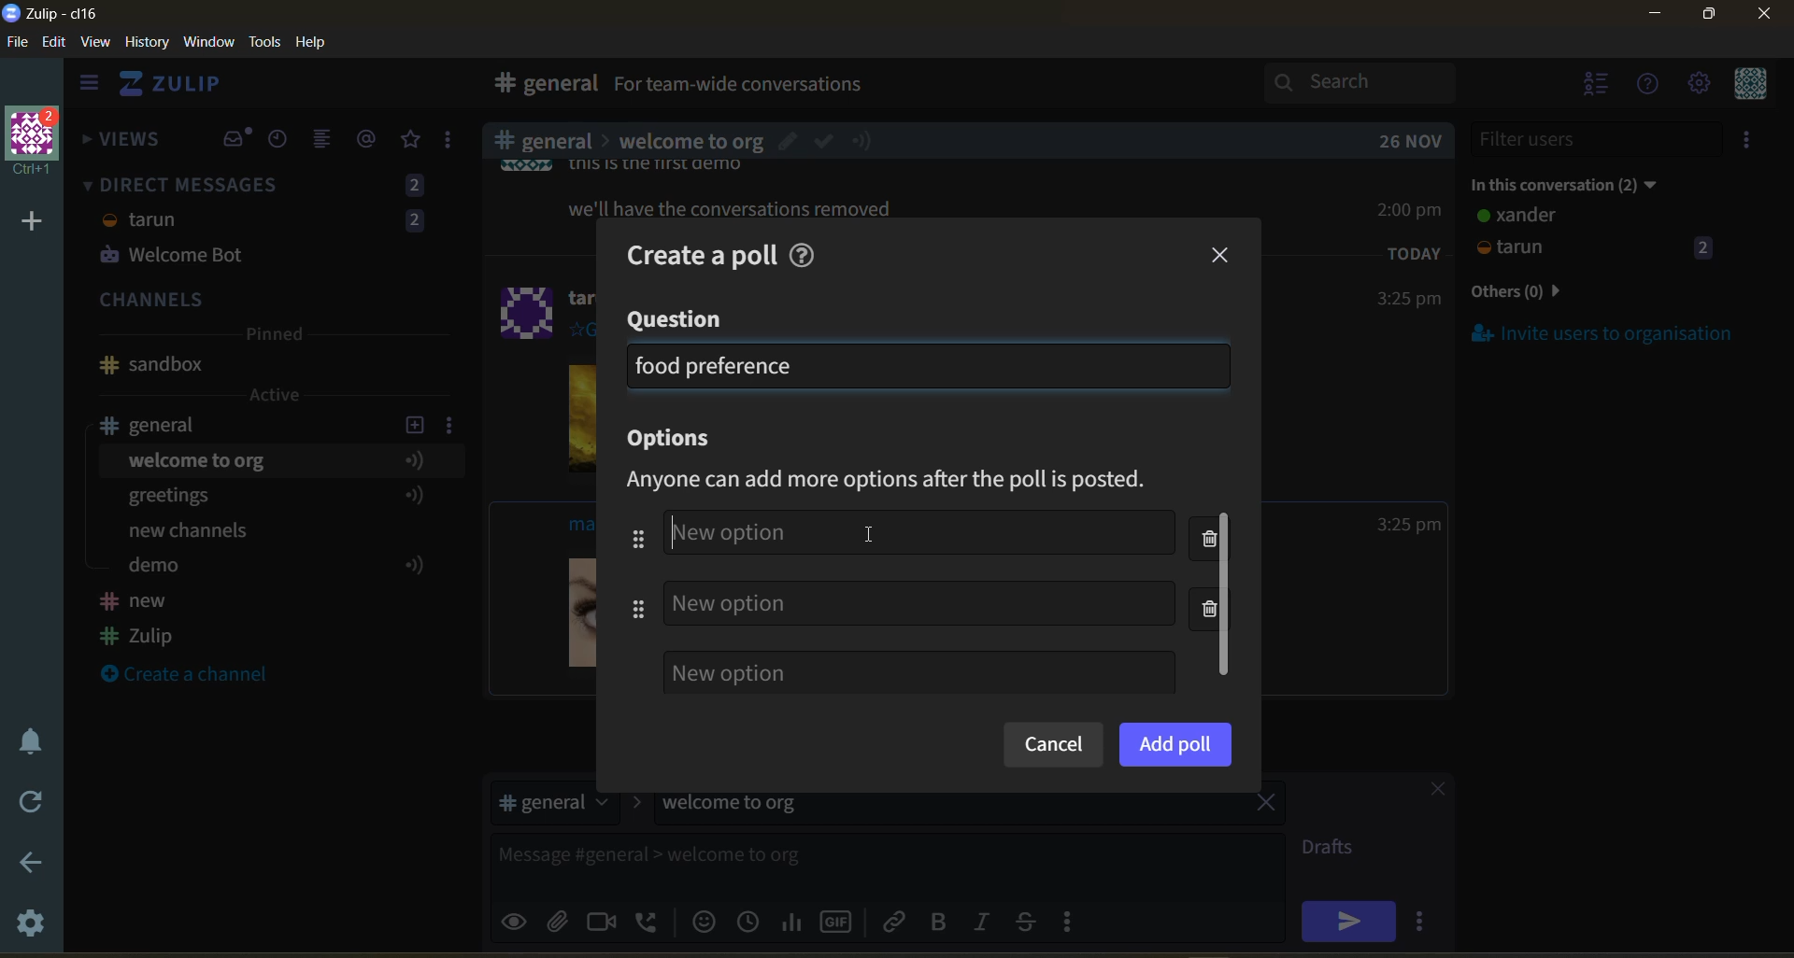 This screenshot has width=1794, height=958. I want to click on channel settings, so click(453, 424).